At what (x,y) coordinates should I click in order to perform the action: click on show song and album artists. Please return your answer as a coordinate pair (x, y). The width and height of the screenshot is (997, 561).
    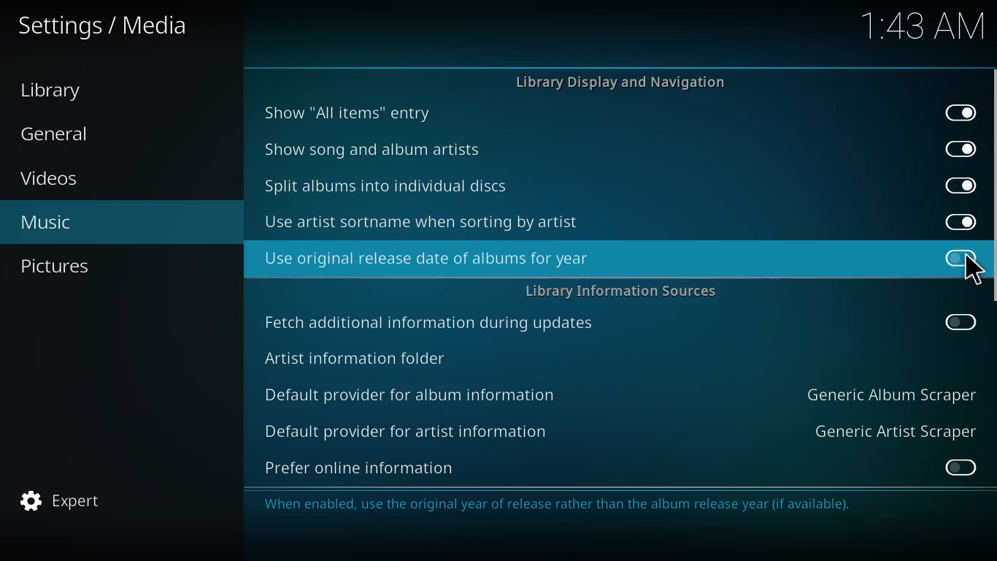
    Looking at the image, I should click on (374, 149).